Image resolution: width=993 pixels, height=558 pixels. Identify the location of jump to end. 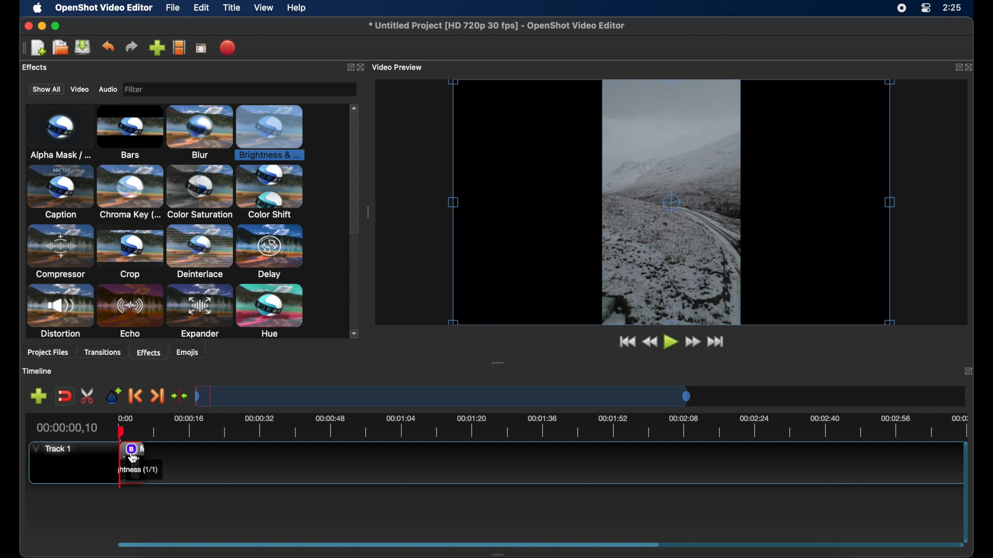
(716, 341).